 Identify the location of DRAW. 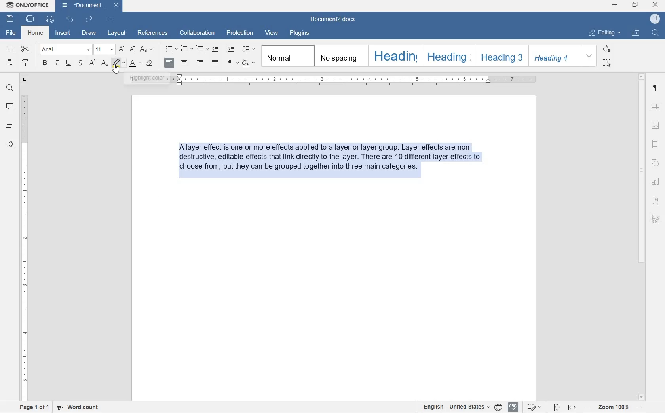
(89, 33).